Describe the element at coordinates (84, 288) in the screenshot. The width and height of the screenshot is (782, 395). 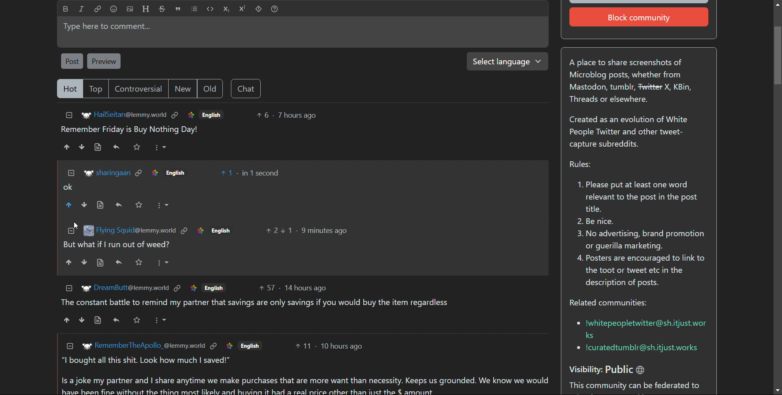
I see `image` at that location.